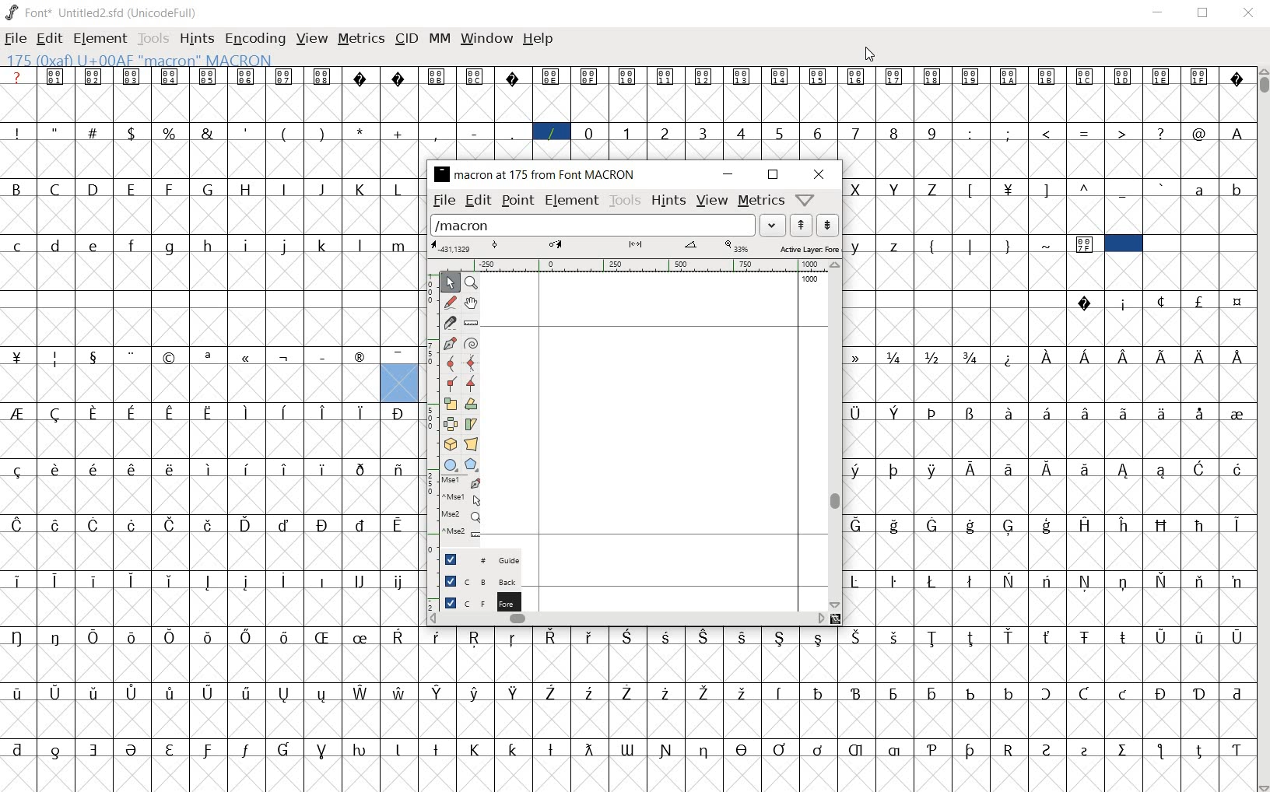 The width and height of the screenshot is (1270, 792). Describe the element at coordinates (247, 581) in the screenshot. I see `Symbol` at that location.